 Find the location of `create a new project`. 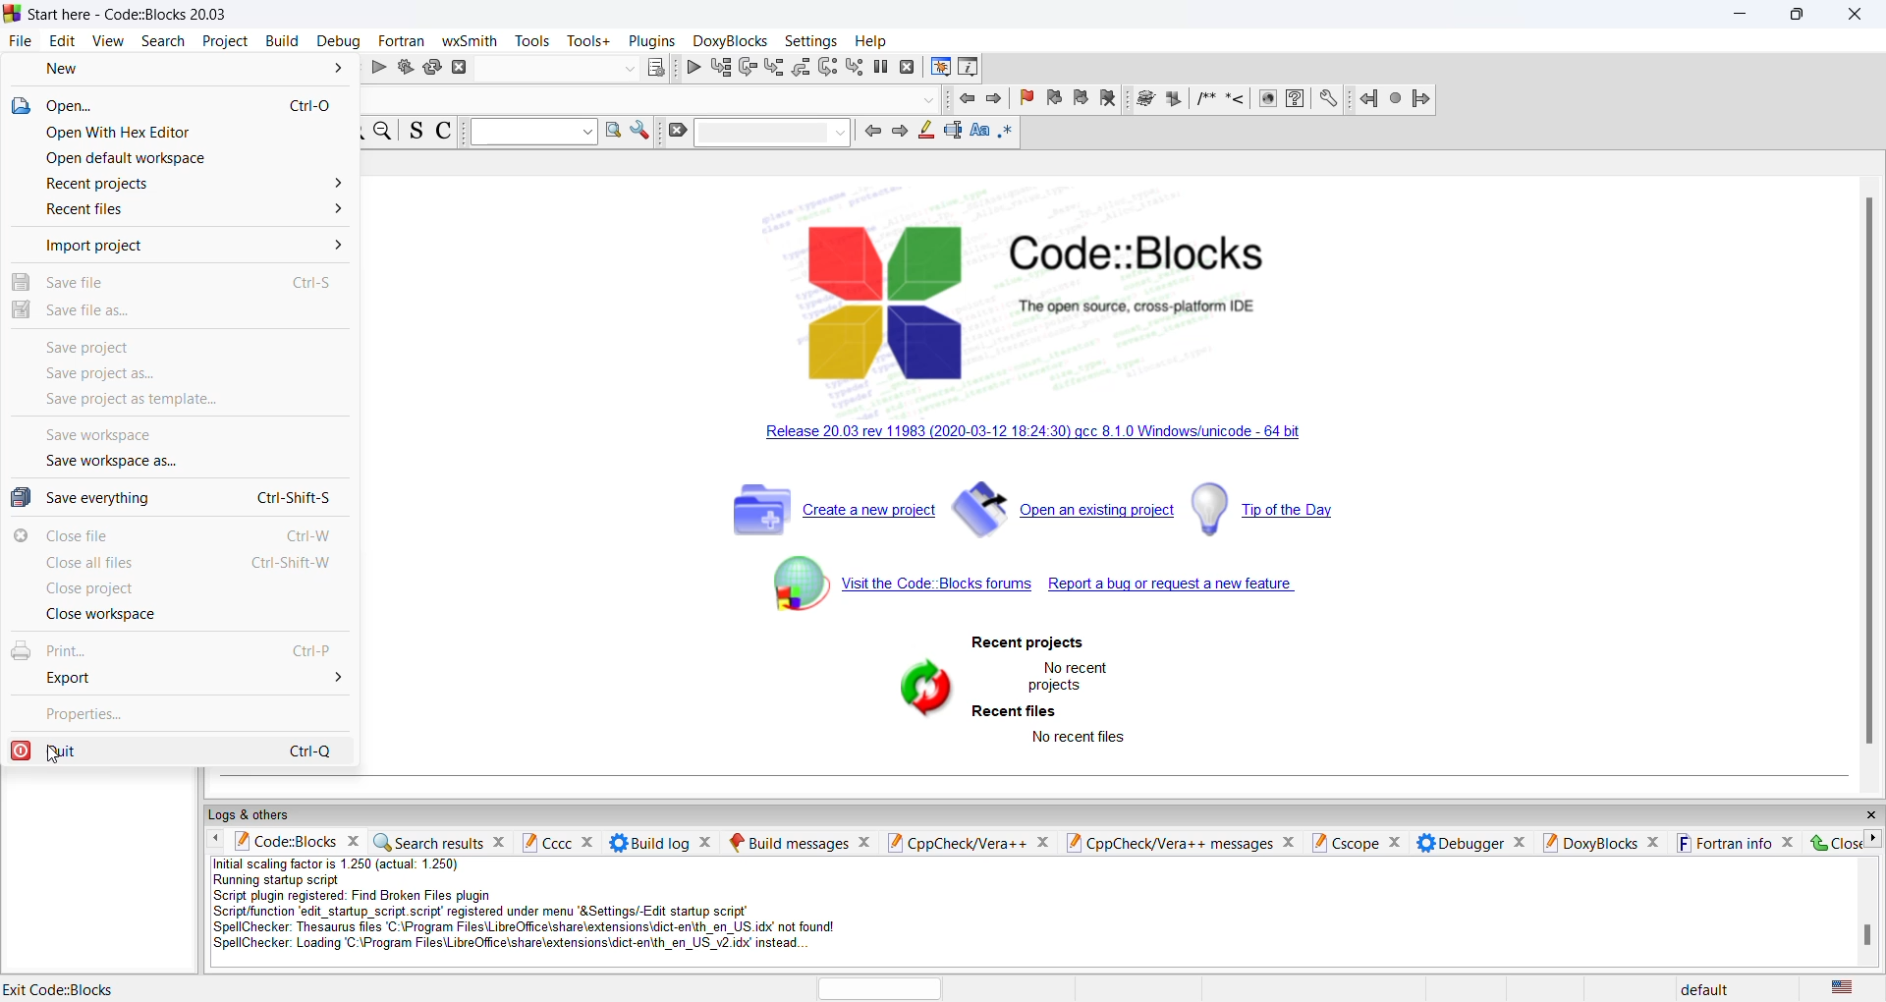

create a new project is located at coordinates (826, 510).